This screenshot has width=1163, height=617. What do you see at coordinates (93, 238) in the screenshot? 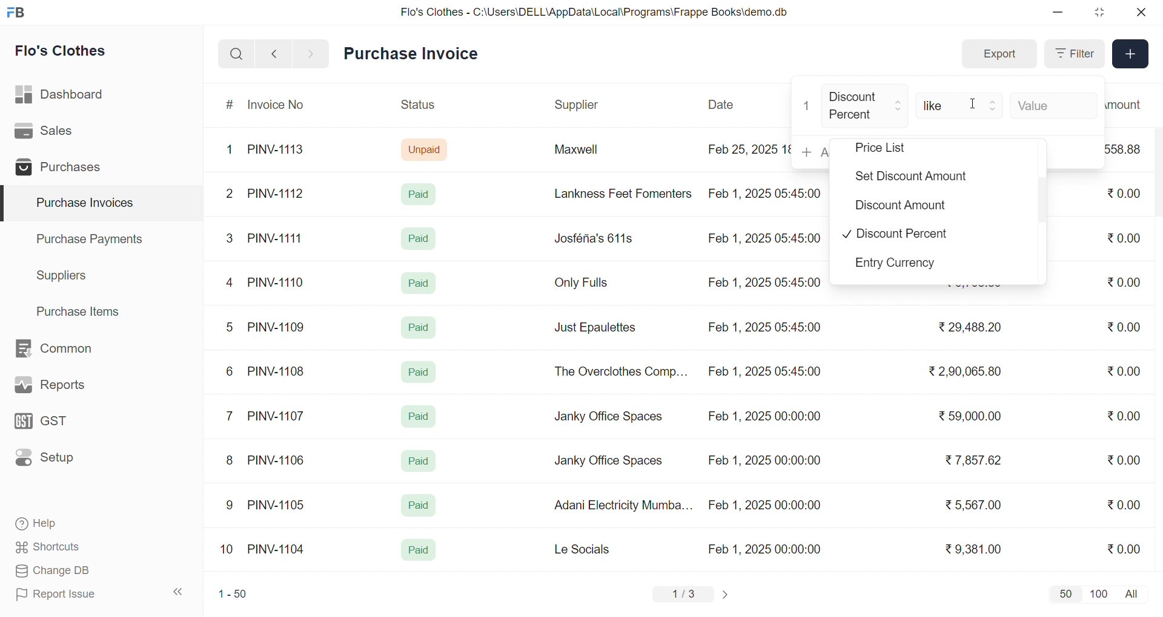
I see `Purchase Payments` at bounding box center [93, 238].